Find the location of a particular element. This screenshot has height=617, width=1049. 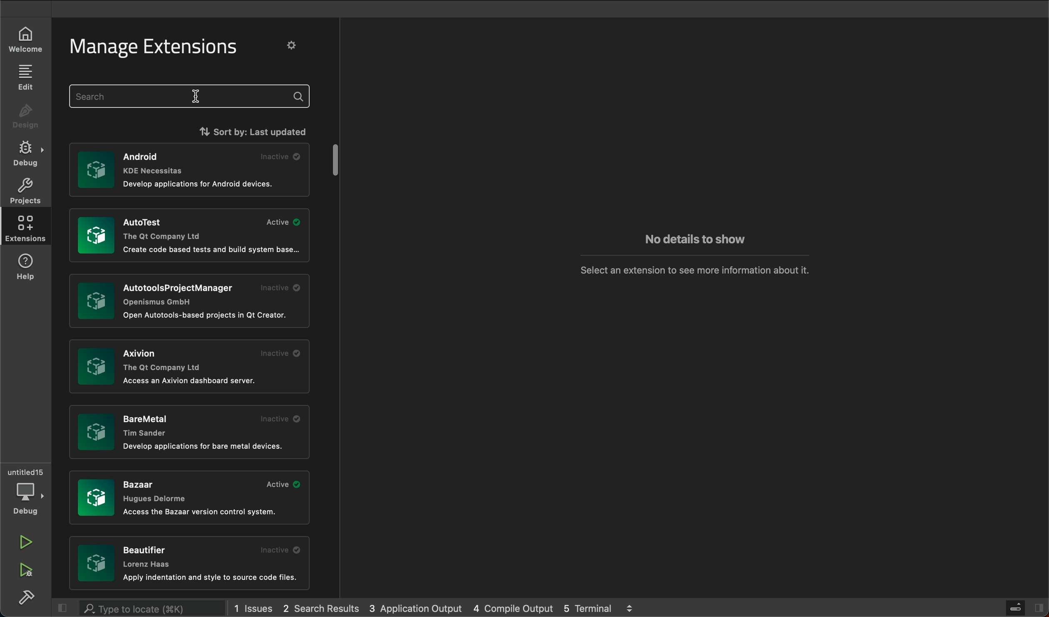

extension text is located at coordinates (203, 512).